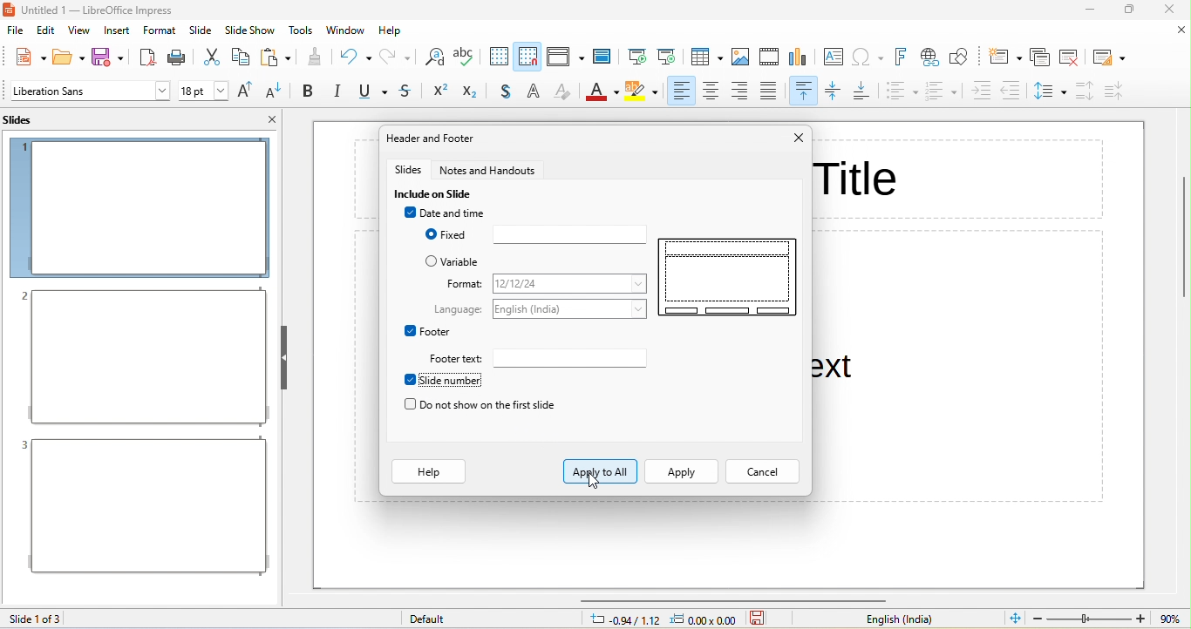 Image resolution: width=1191 pixels, height=629 pixels. What do you see at coordinates (601, 470) in the screenshot?
I see `apply to all` at bounding box center [601, 470].